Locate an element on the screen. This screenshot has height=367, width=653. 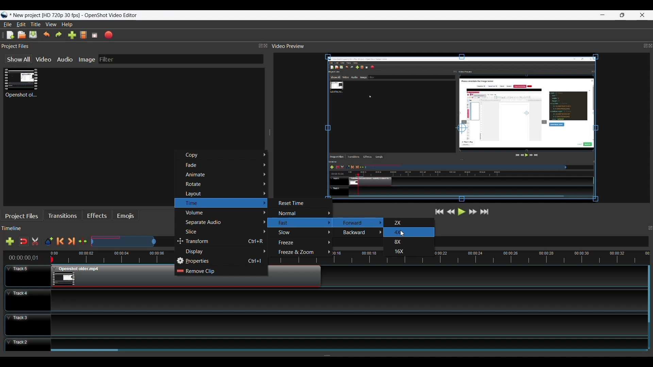
Fast Forward is located at coordinates (472, 212).